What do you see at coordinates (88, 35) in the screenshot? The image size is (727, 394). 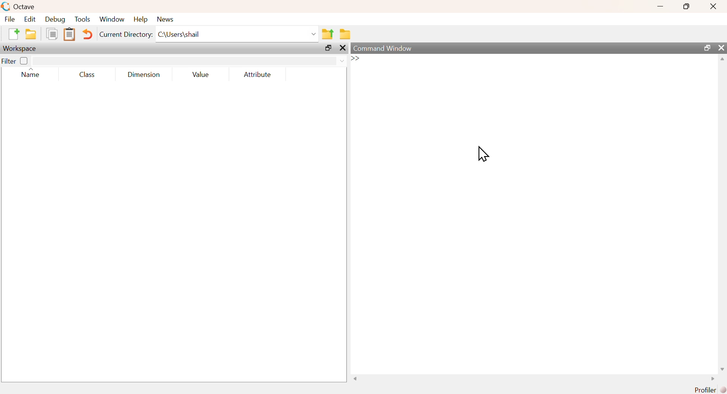 I see `Undo` at bounding box center [88, 35].